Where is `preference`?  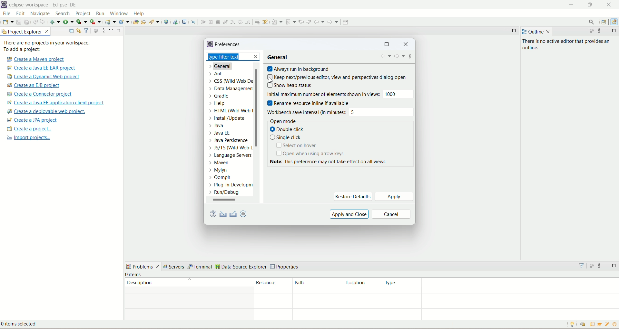 preference is located at coordinates (229, 45).